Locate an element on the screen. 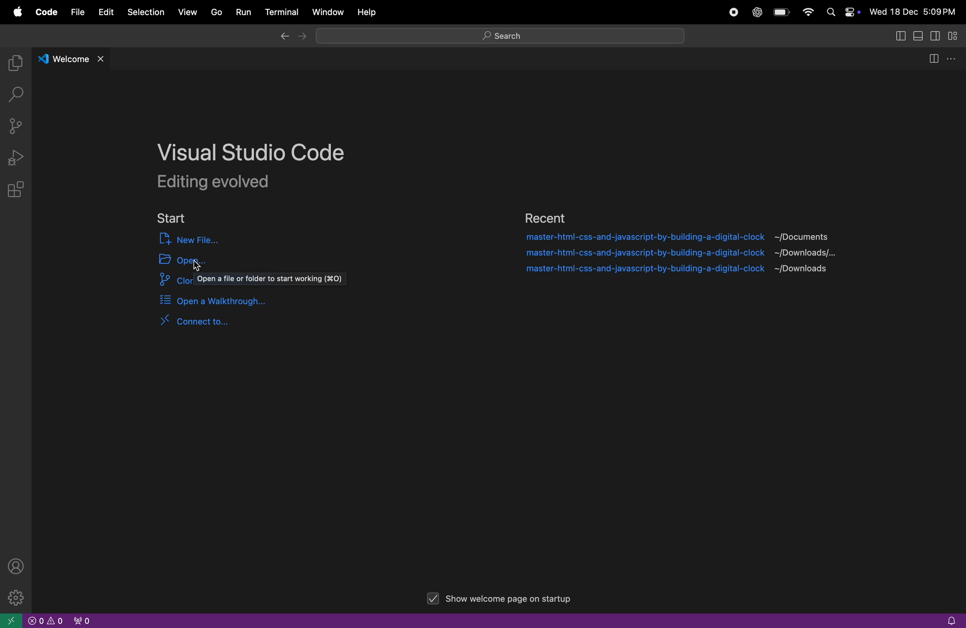 The image size is (966, 628). clone is located at coordinates (250, 282).